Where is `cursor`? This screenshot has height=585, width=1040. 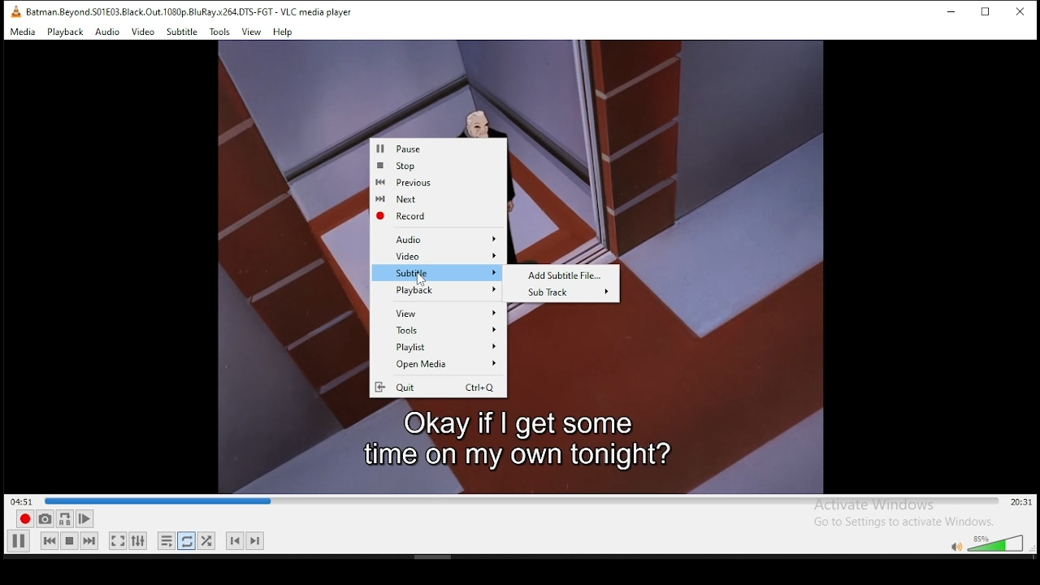
cursor is located at coordinates (422, 281).